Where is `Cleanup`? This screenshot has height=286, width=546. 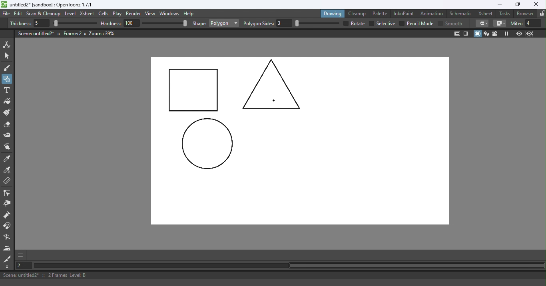
Cleanup is located at coordinates (359, 13).